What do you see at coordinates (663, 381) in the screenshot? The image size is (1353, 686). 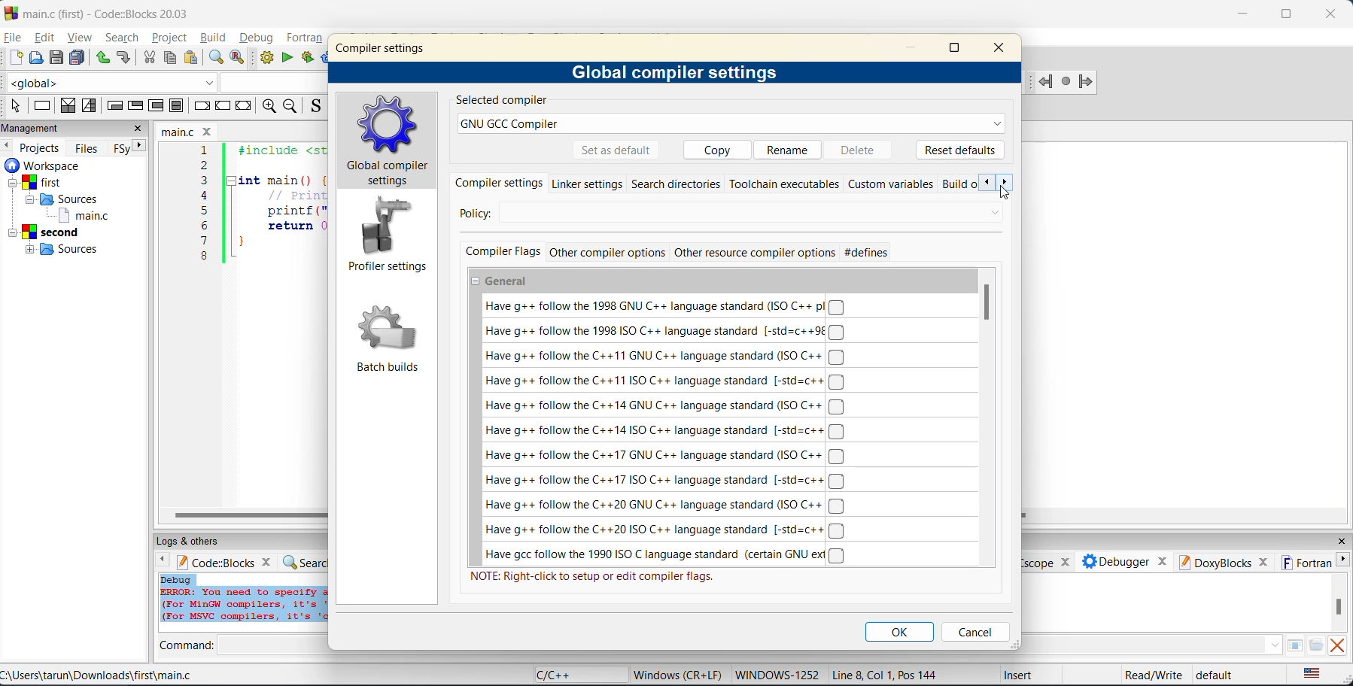 I see `Have g++ follow the C++111SO C++ language standard [-std=c++` at bounding box center [663, 381].